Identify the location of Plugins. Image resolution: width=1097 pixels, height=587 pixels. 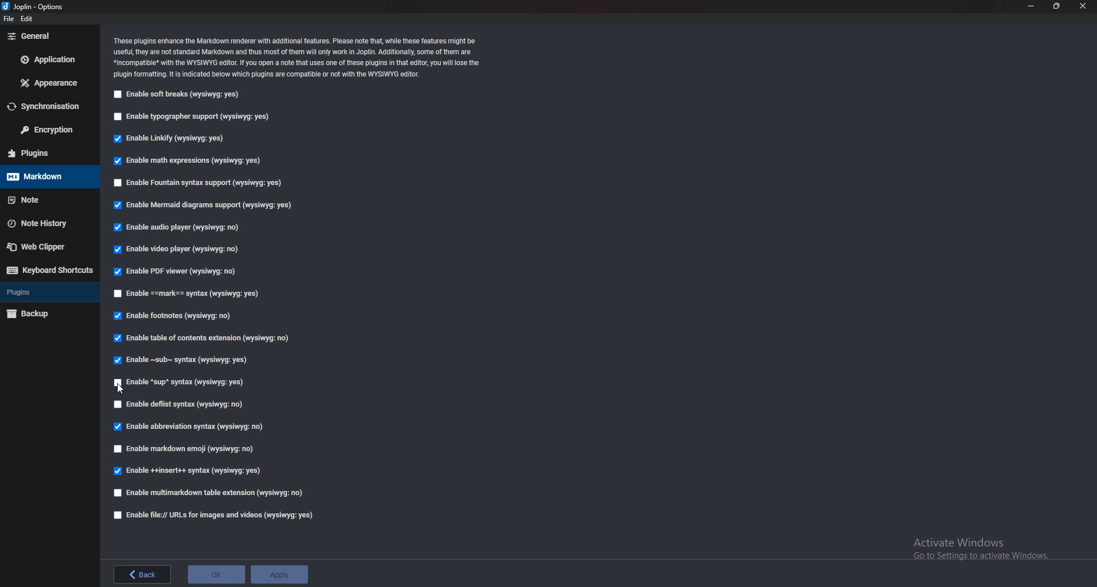
(45, 153).